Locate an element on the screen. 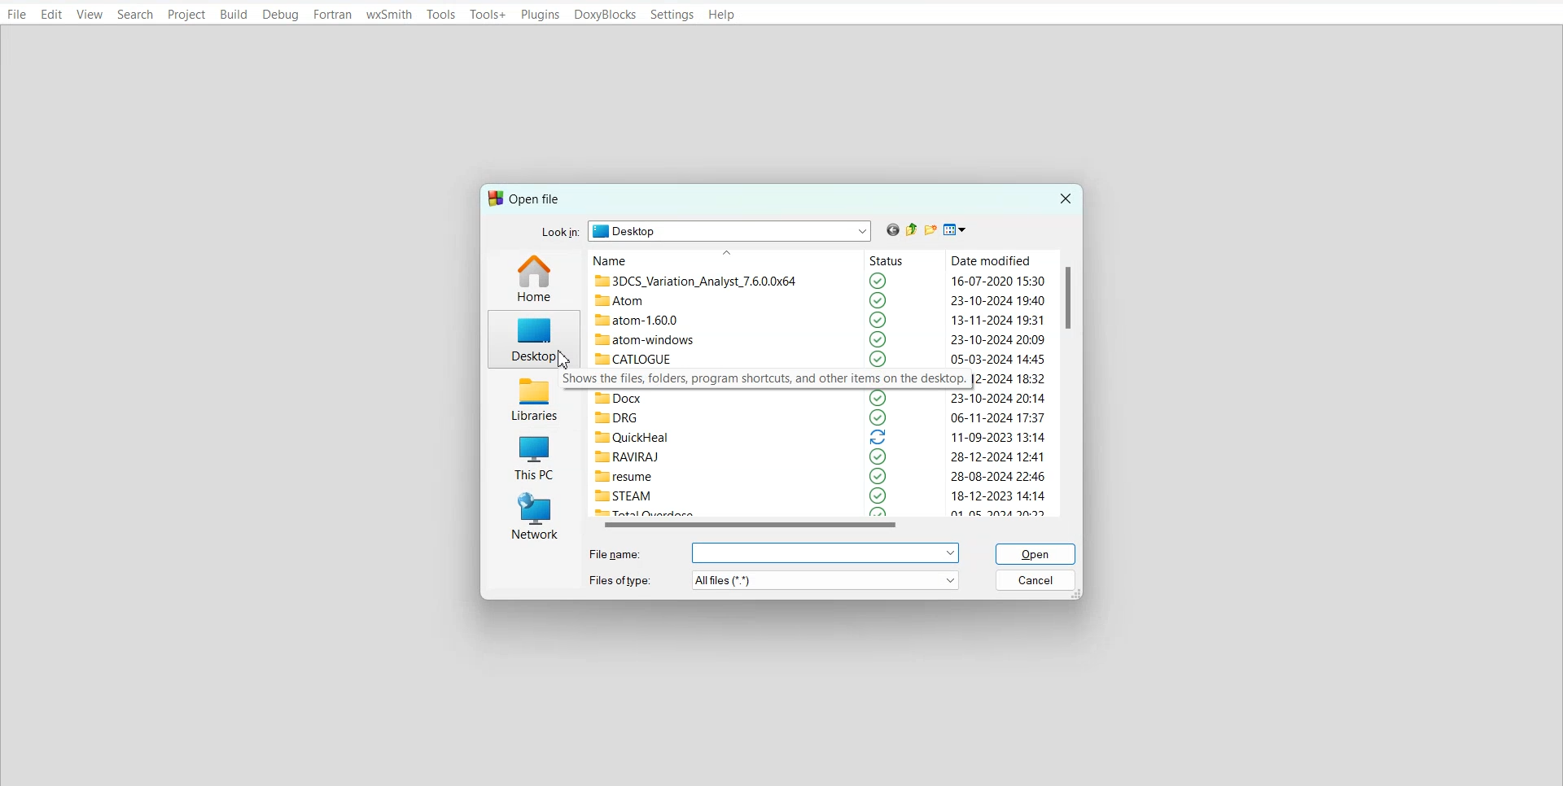 The width and height of the screenshot is (1563, 786). CATLOGUE is located at coordinates (637, 359).